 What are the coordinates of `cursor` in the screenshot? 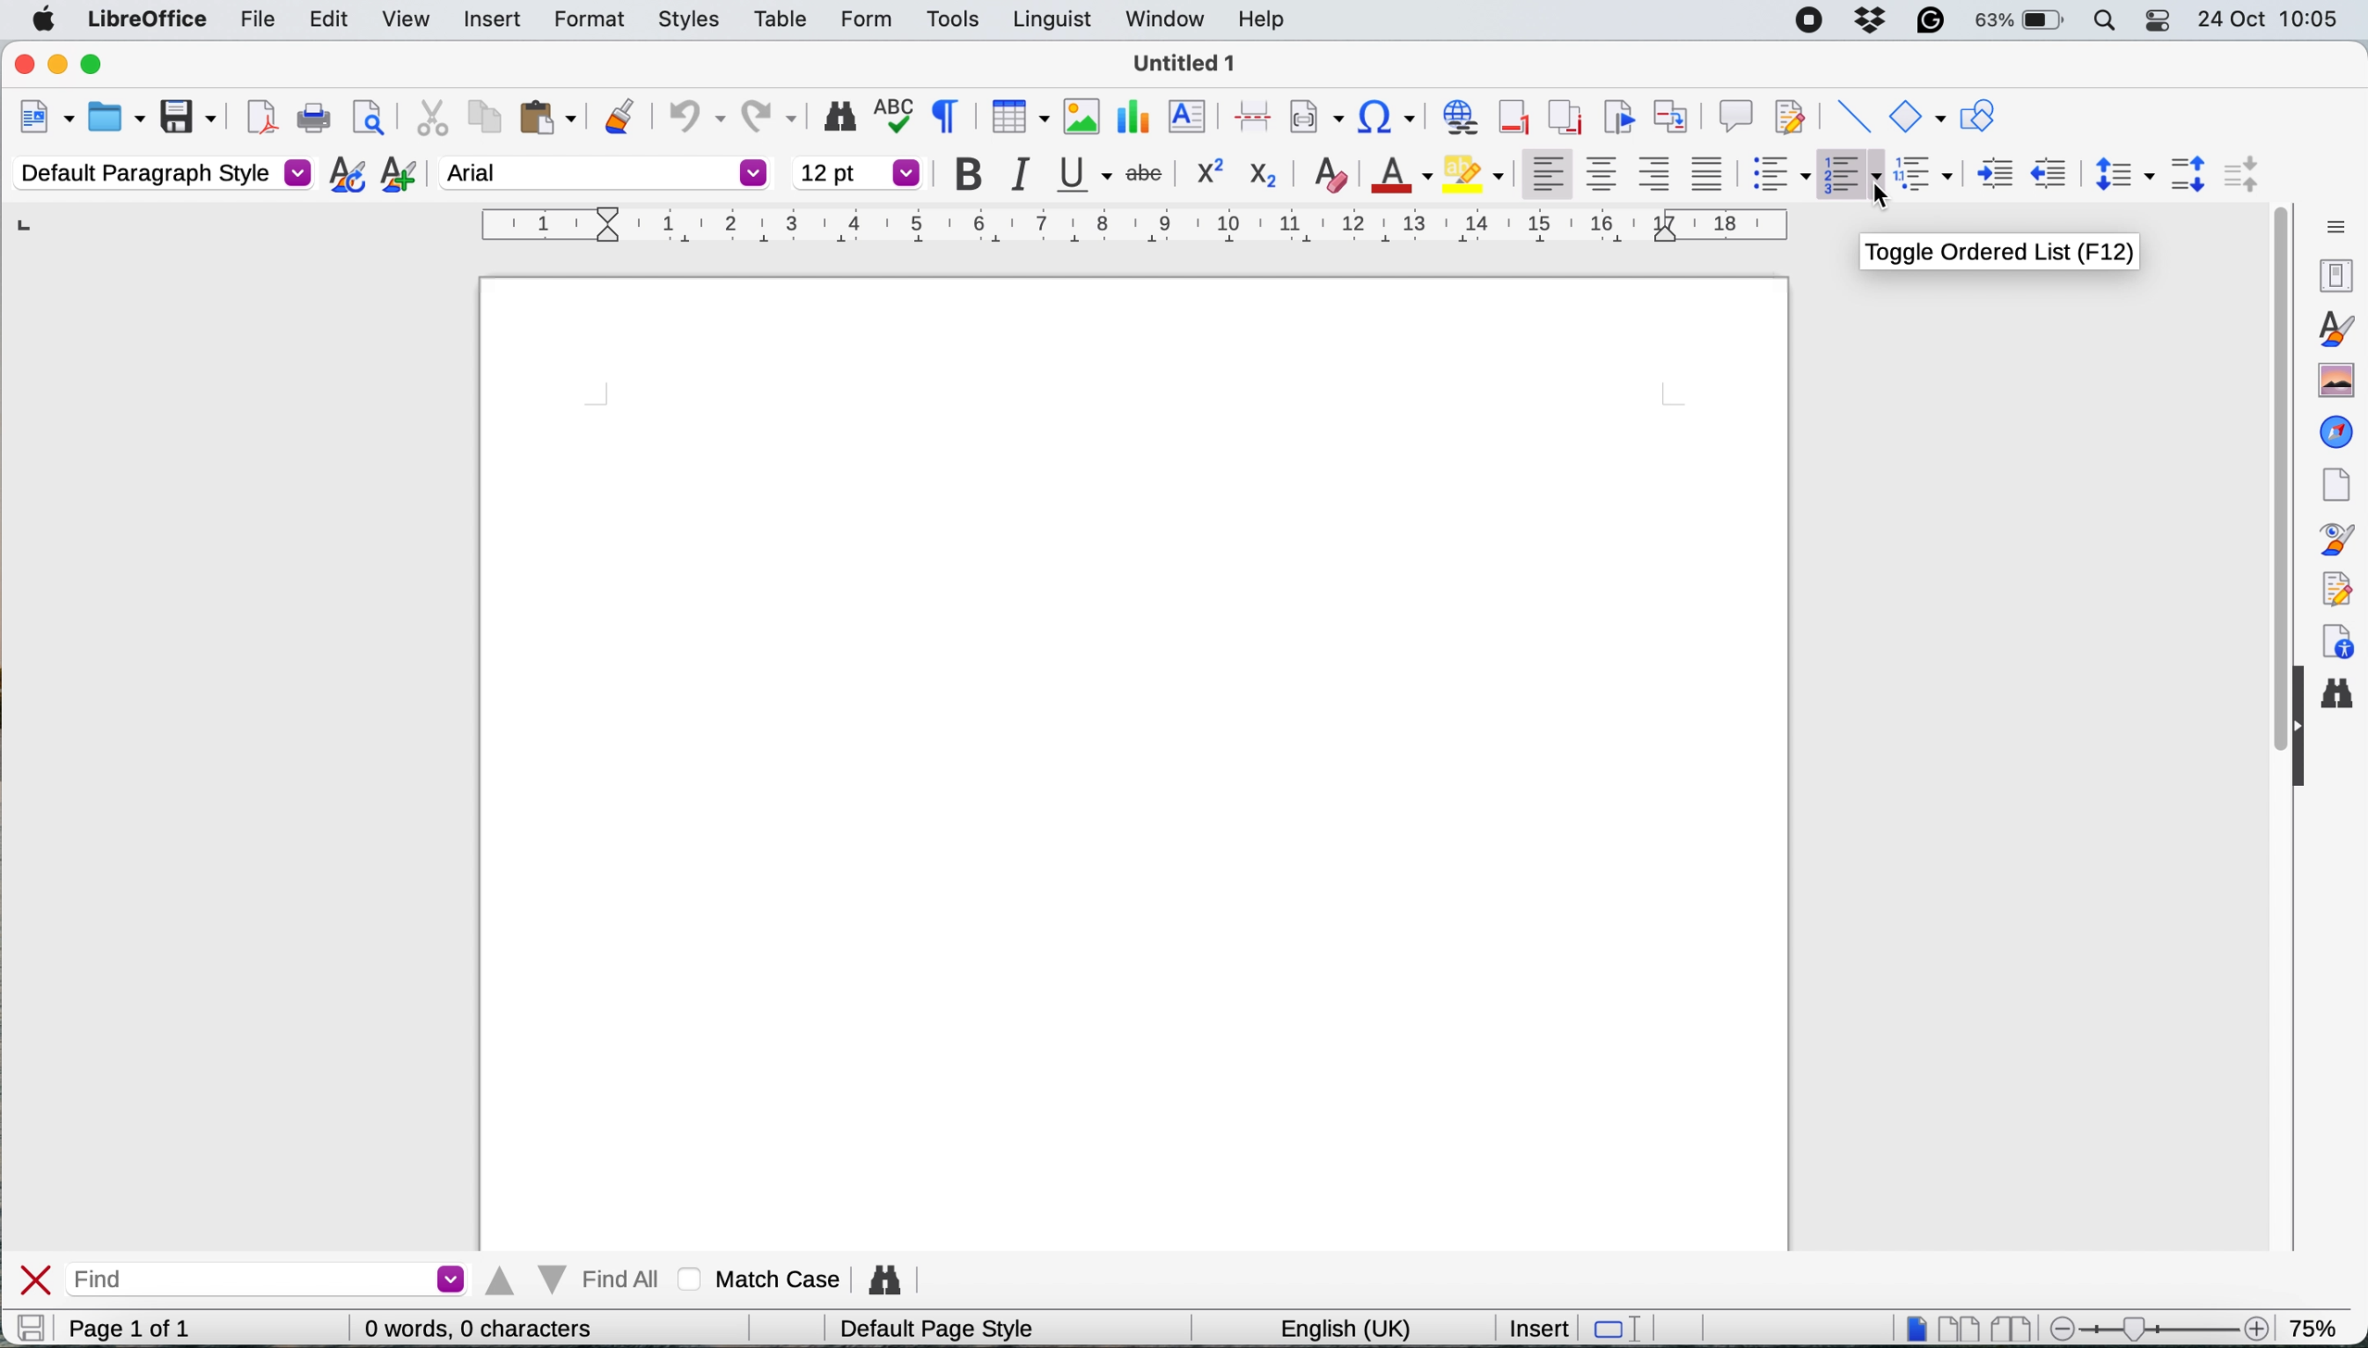 It's located at (1882, 193).